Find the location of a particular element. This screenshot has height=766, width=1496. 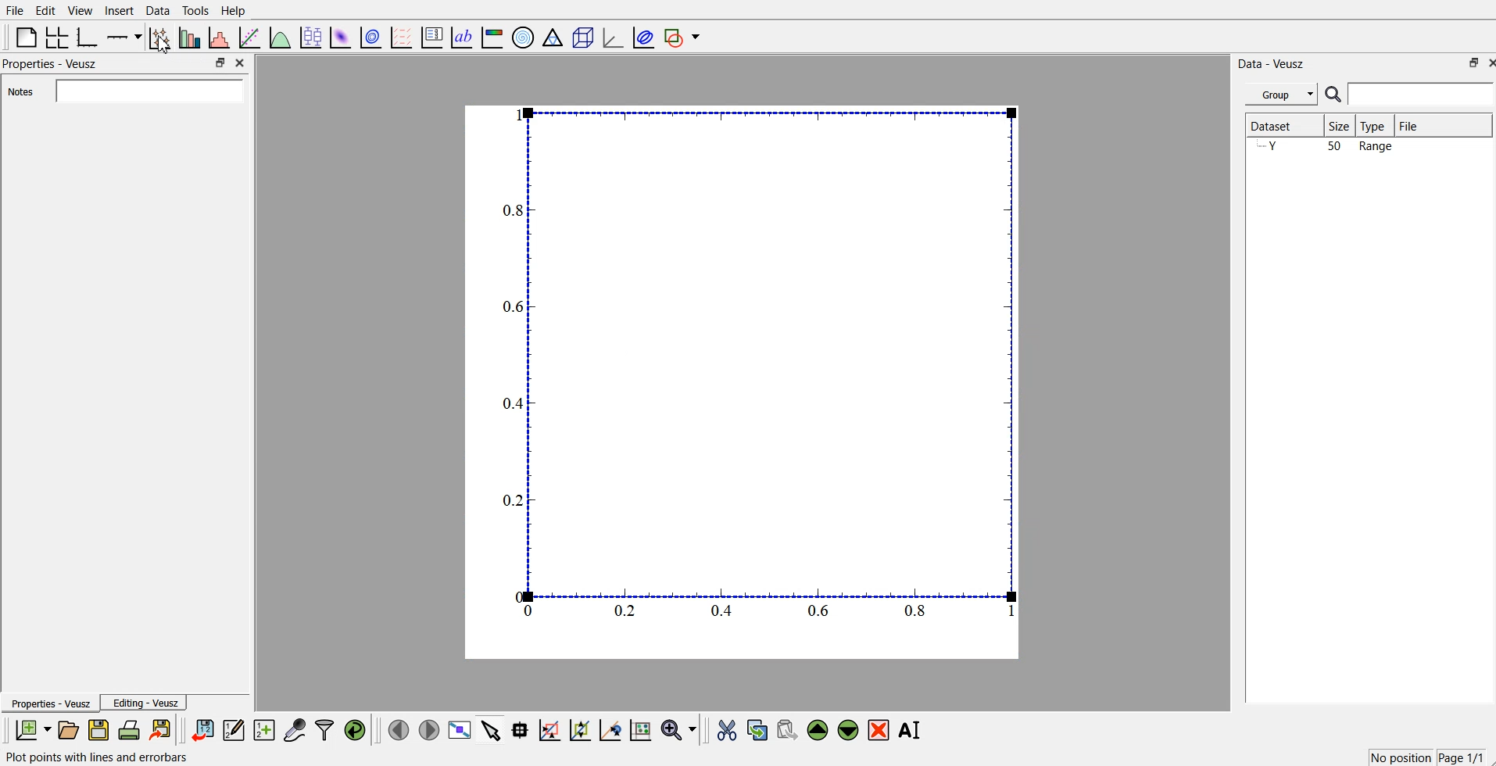

blank page is located at coordinates (23, 37).